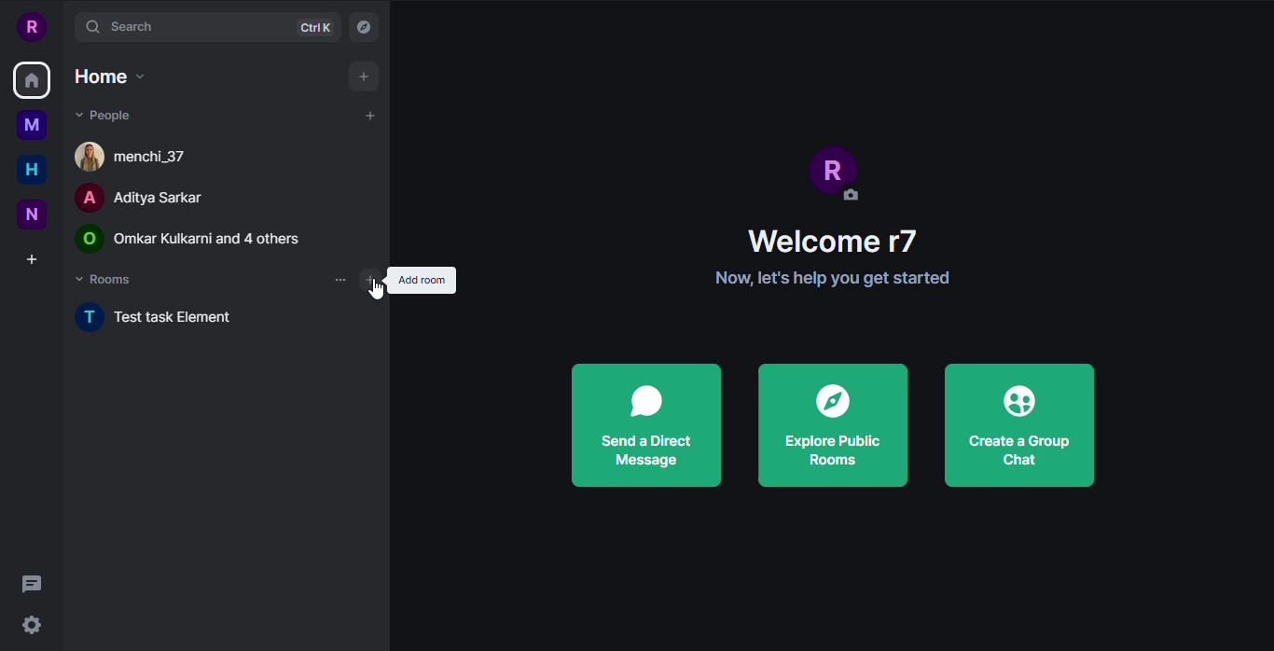 The height and width of the screenshot is (651, 1274). What do you see at coordinates (373, 284) in the screenshot?
I see `Cursor` at bounding box center [373, 284].